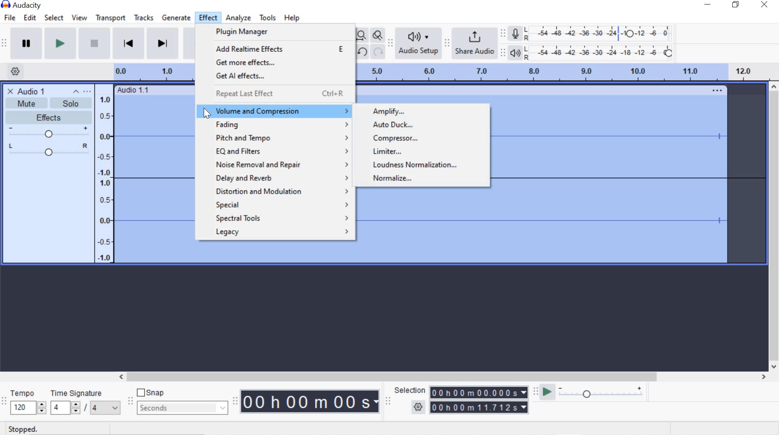 Image resolution: width=779 pixels, height=435 pixels. What do you see at coordinates (209, 18) in the screenshot?
I see `effect` at bounding box center [209, 18].